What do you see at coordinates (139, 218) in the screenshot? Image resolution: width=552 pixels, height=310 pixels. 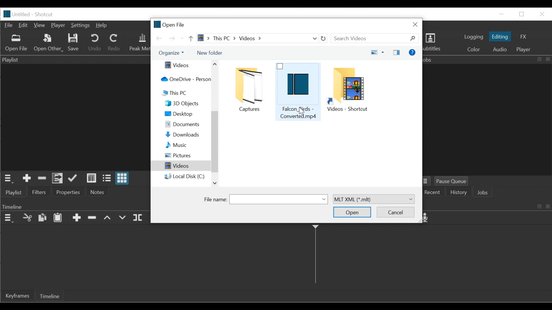 I see `Split at playhead` at bounding box center [139, 218].